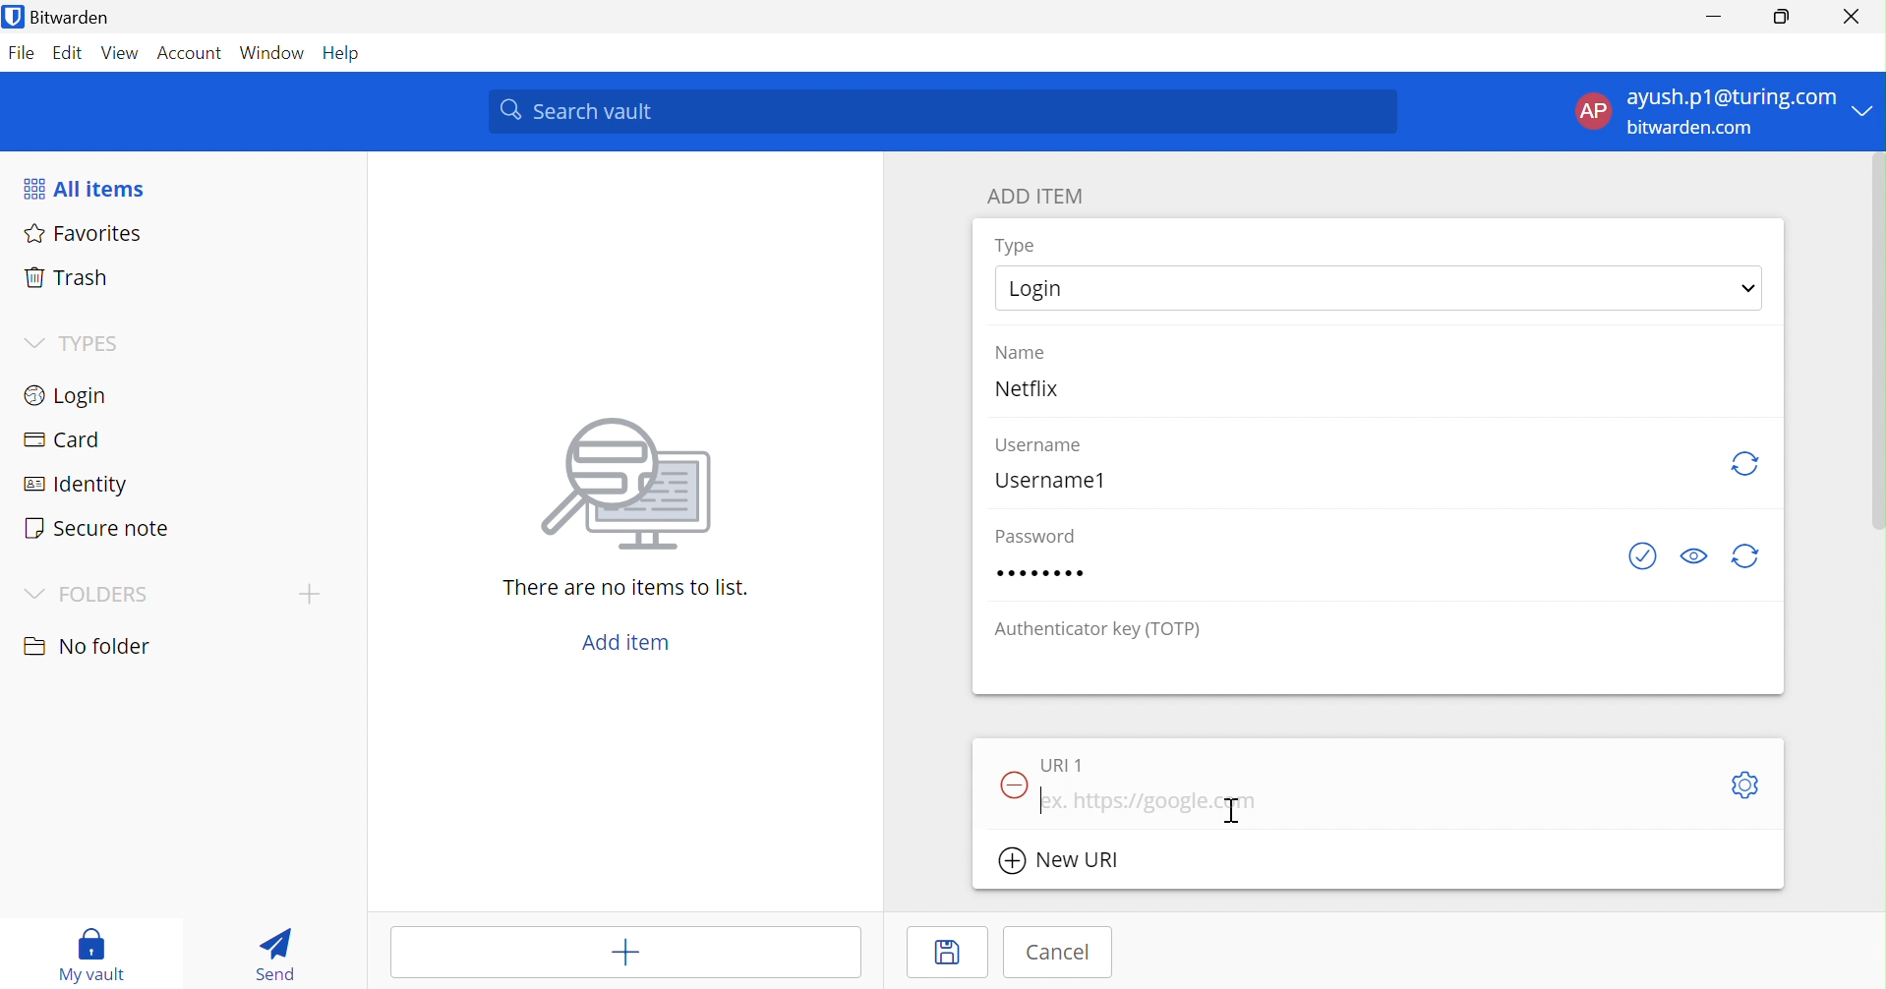  Describe the element at coordinates (120, 53) in the screenshot. I see `View` at that location.